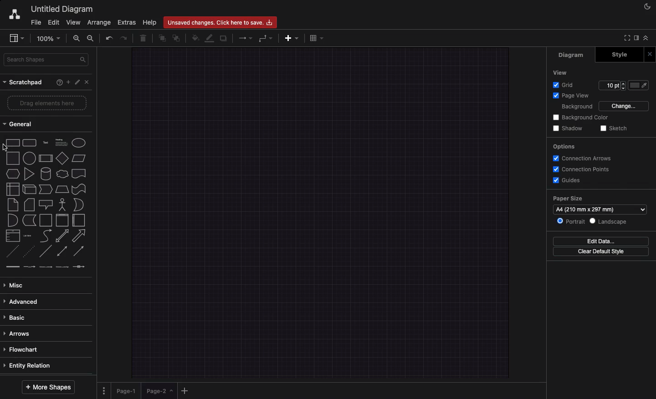 The width and height of the screenshot is (656, 399). I want to click on Unsaved changes. click here to save changes, so click(222, 22).